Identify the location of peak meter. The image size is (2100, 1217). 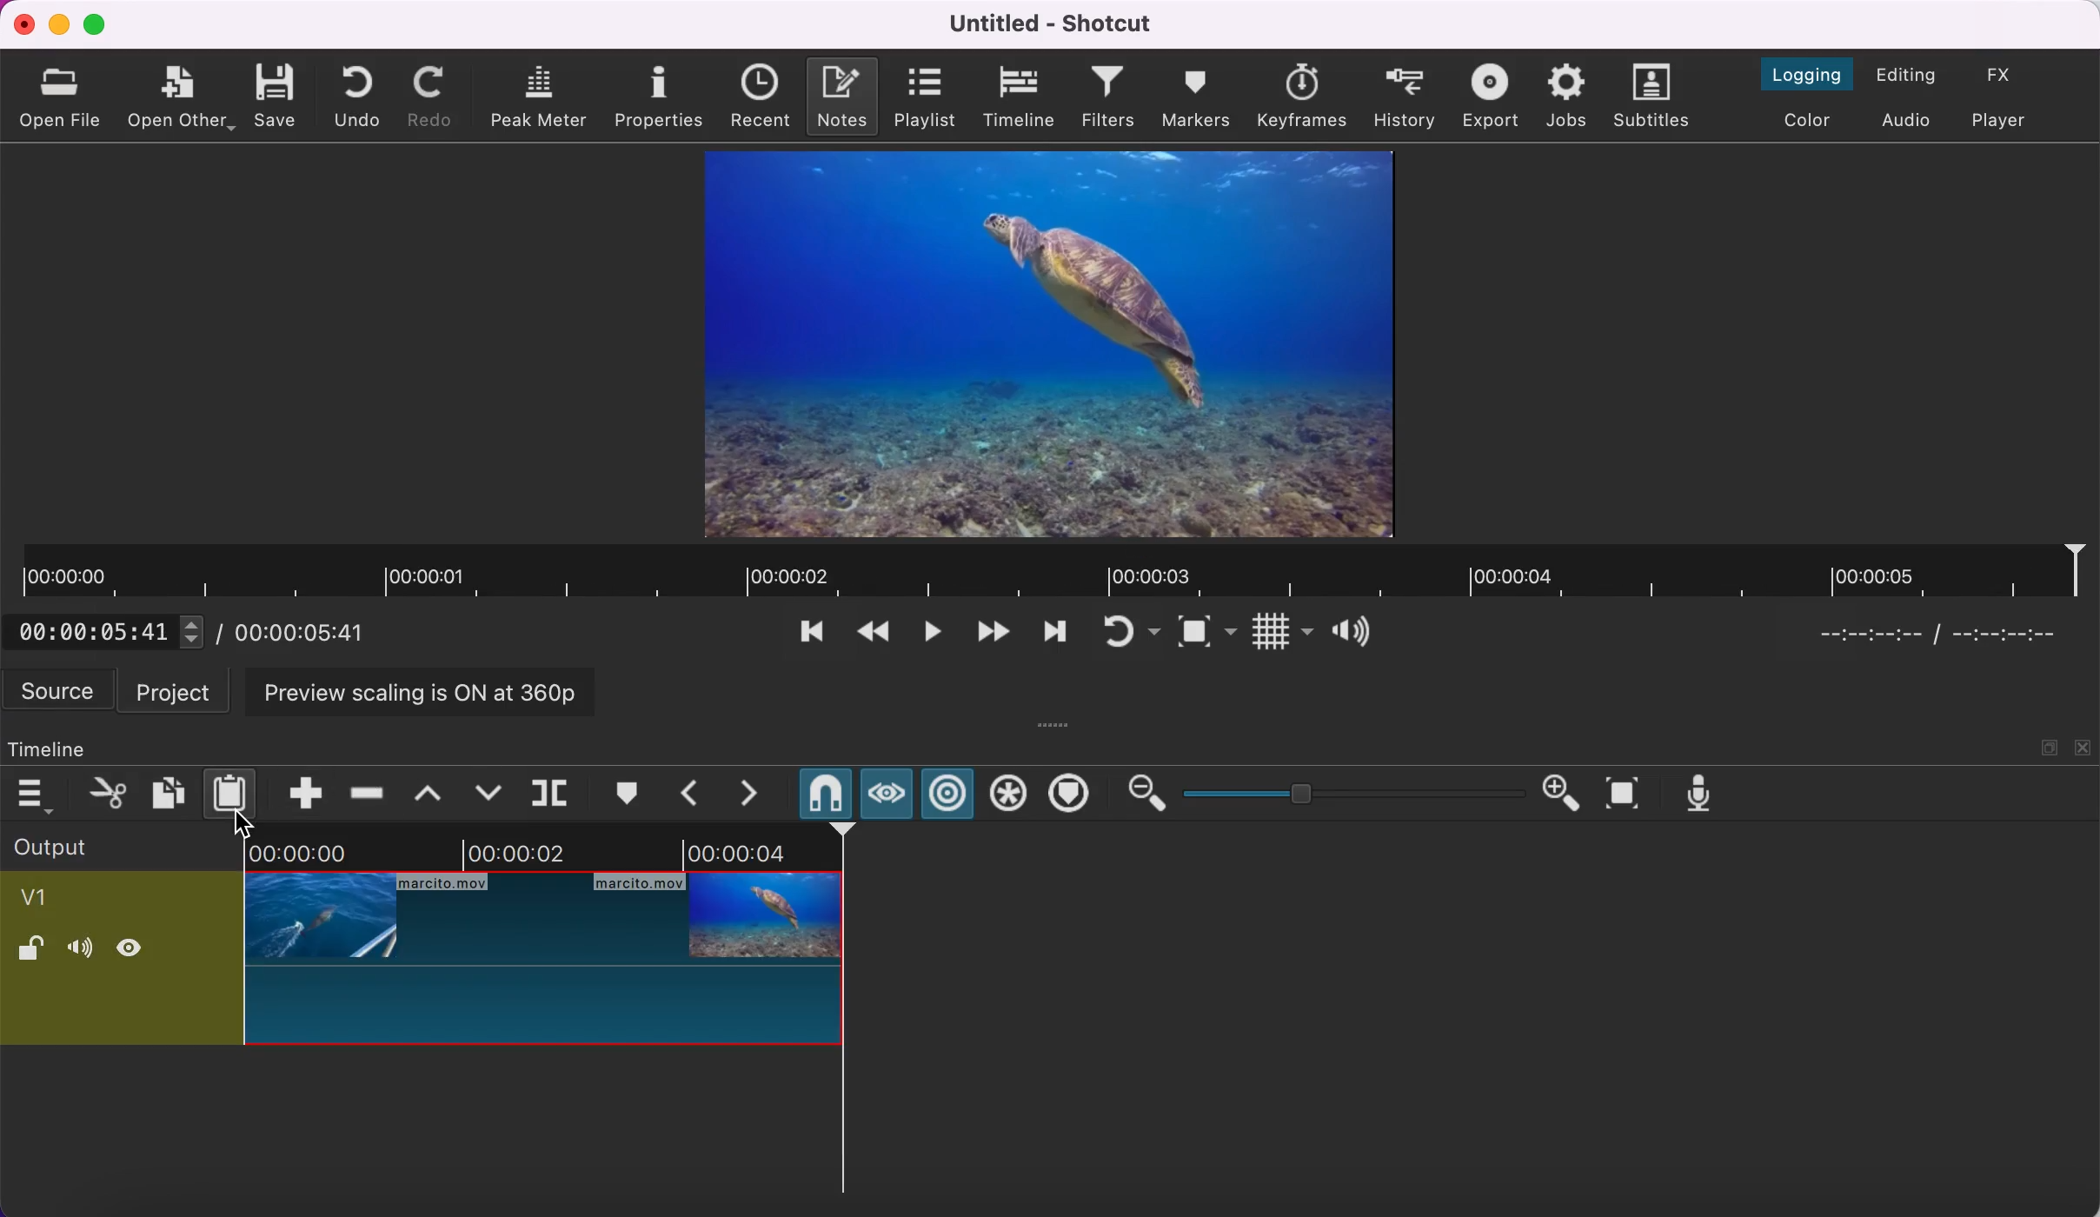
(538, 96).